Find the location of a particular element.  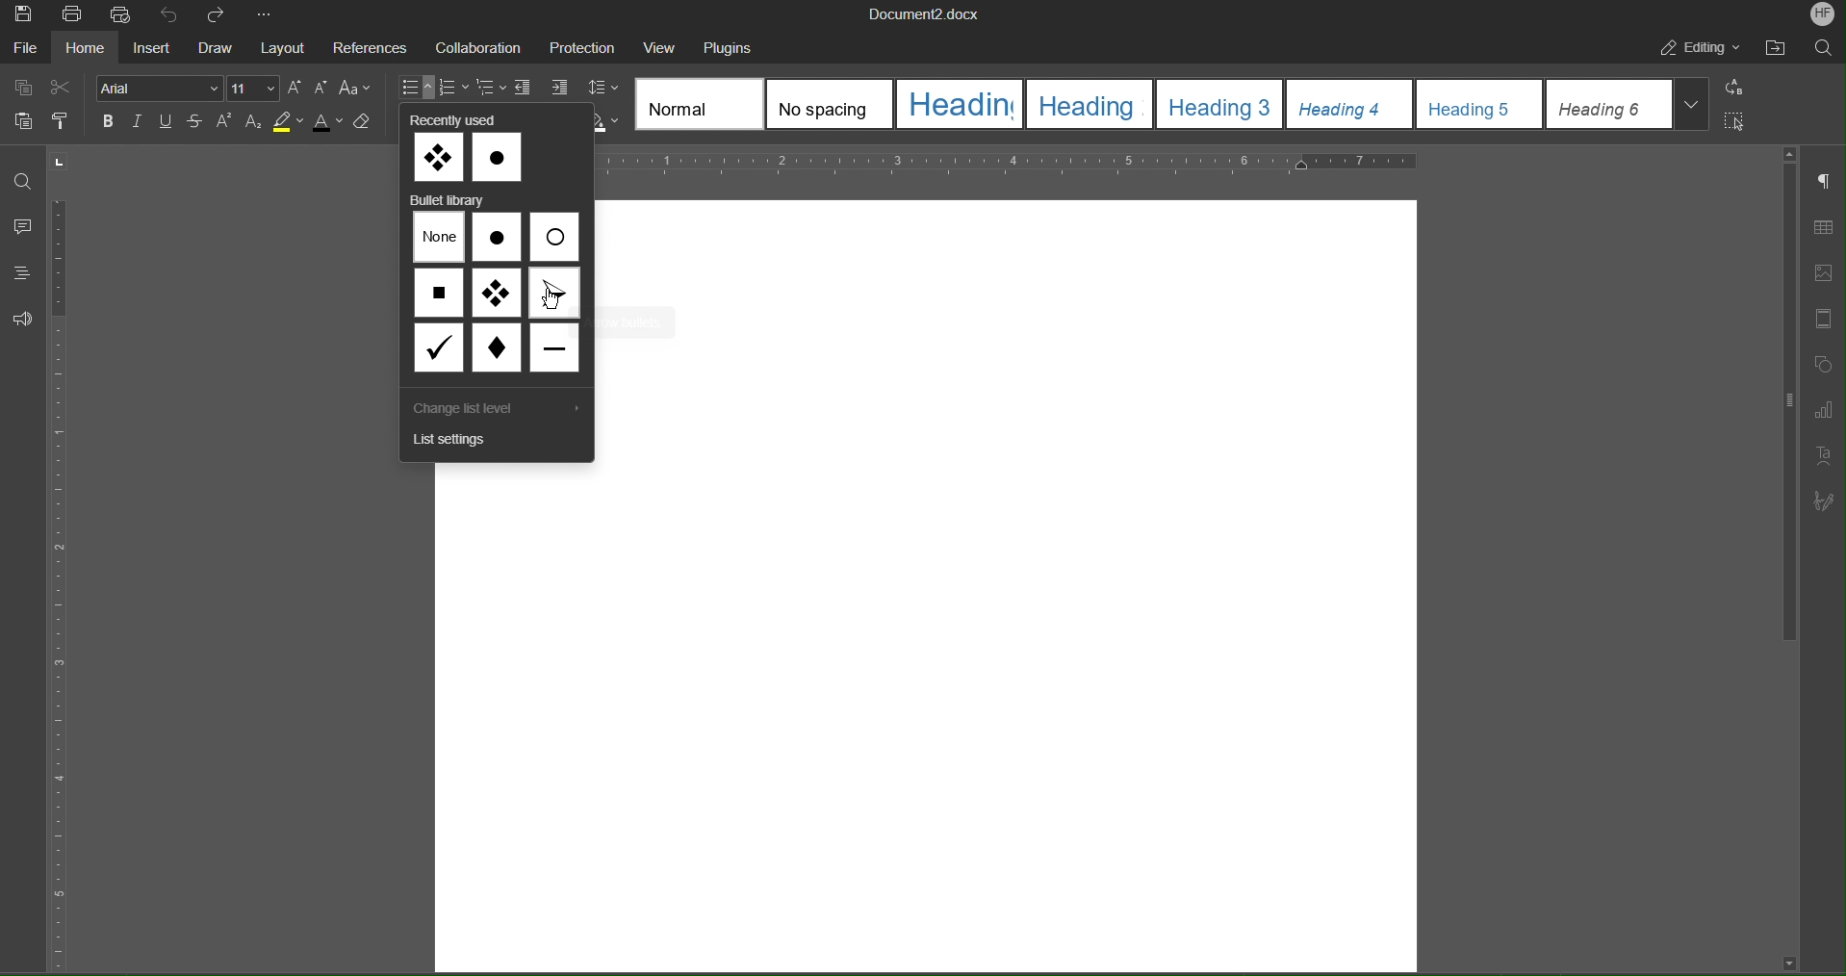

Replace is located at coordinates (1737, 88).